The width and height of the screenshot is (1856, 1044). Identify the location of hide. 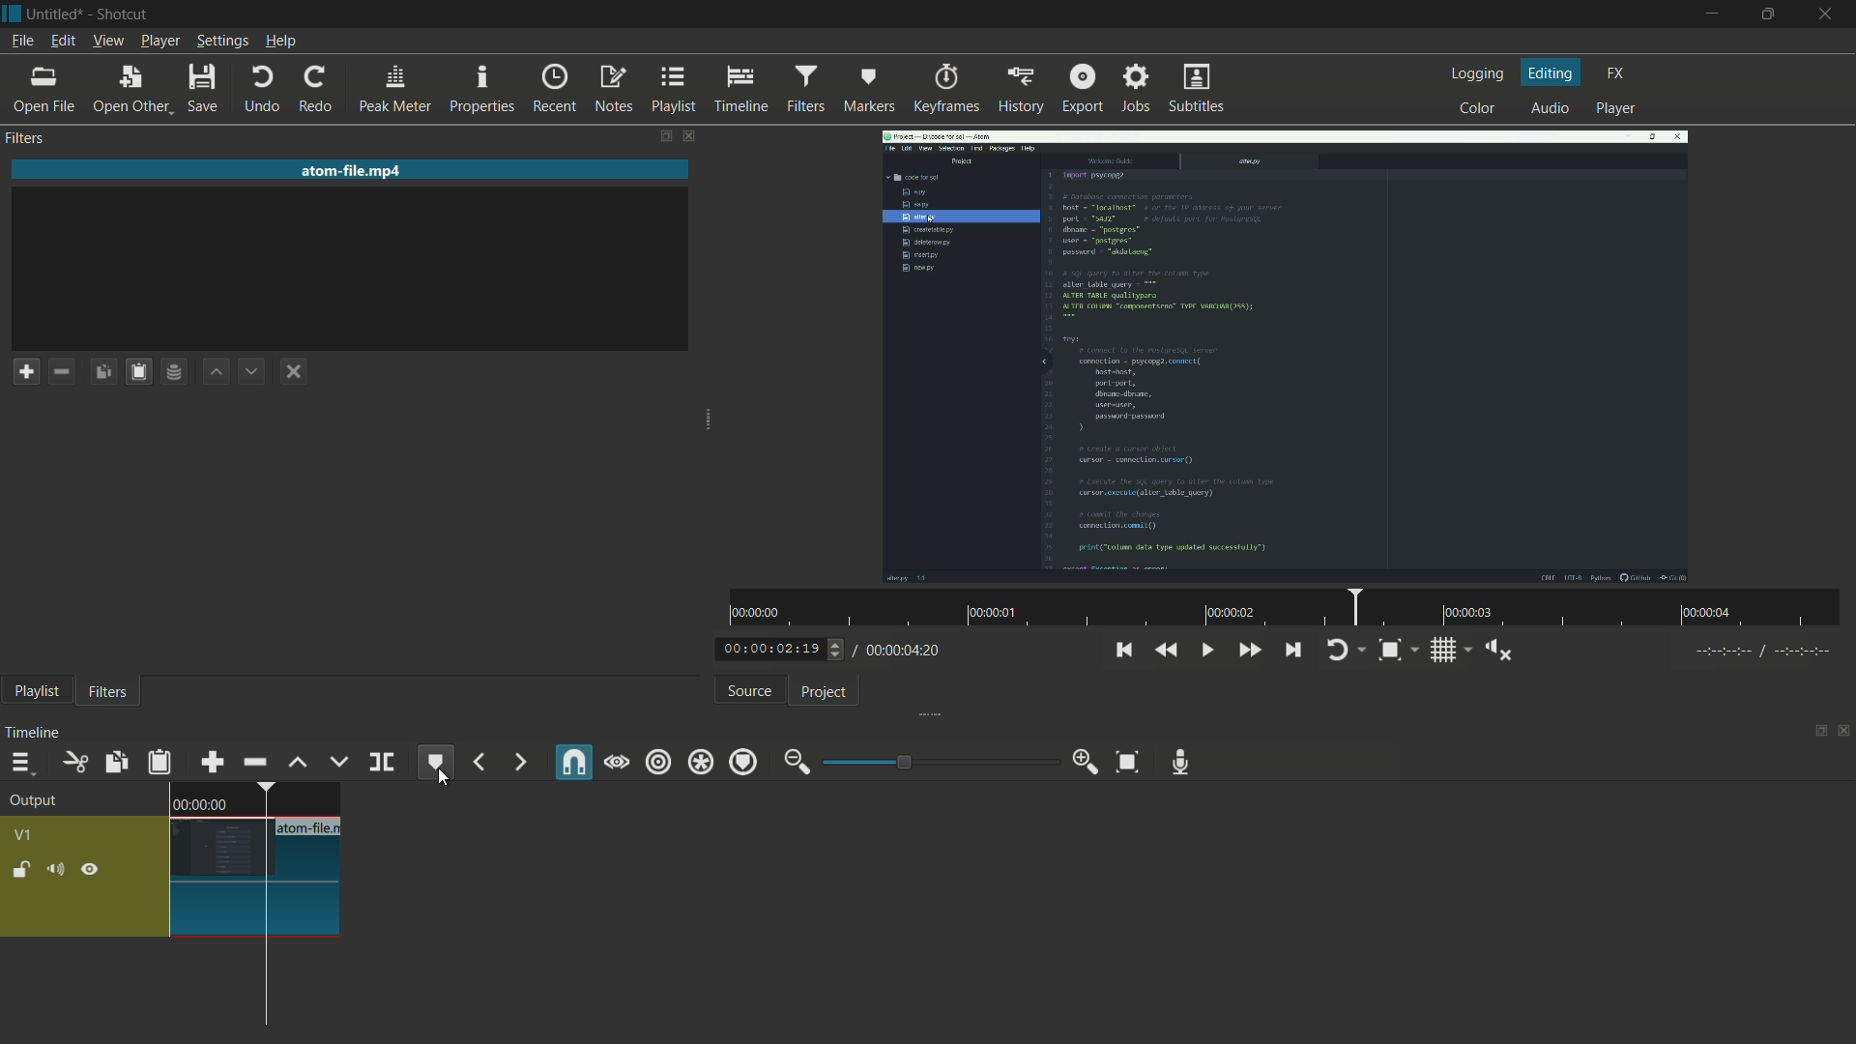
(92, 869).